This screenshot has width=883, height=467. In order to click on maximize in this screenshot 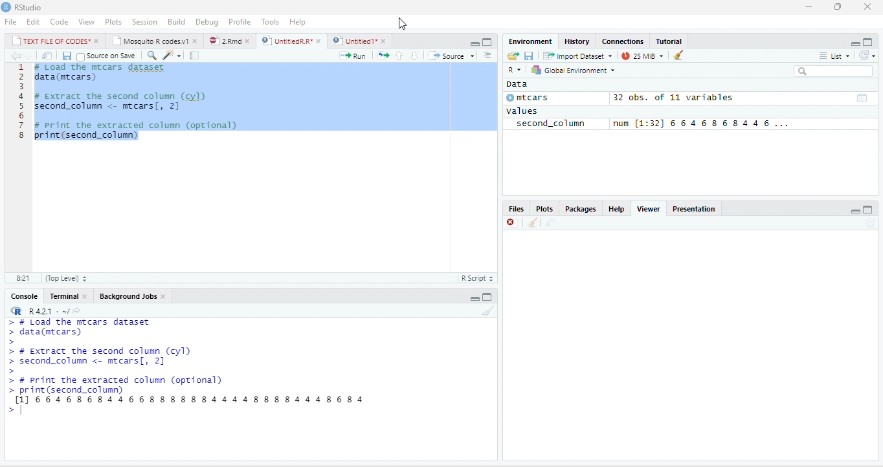, I will do `click(488, 296)`.